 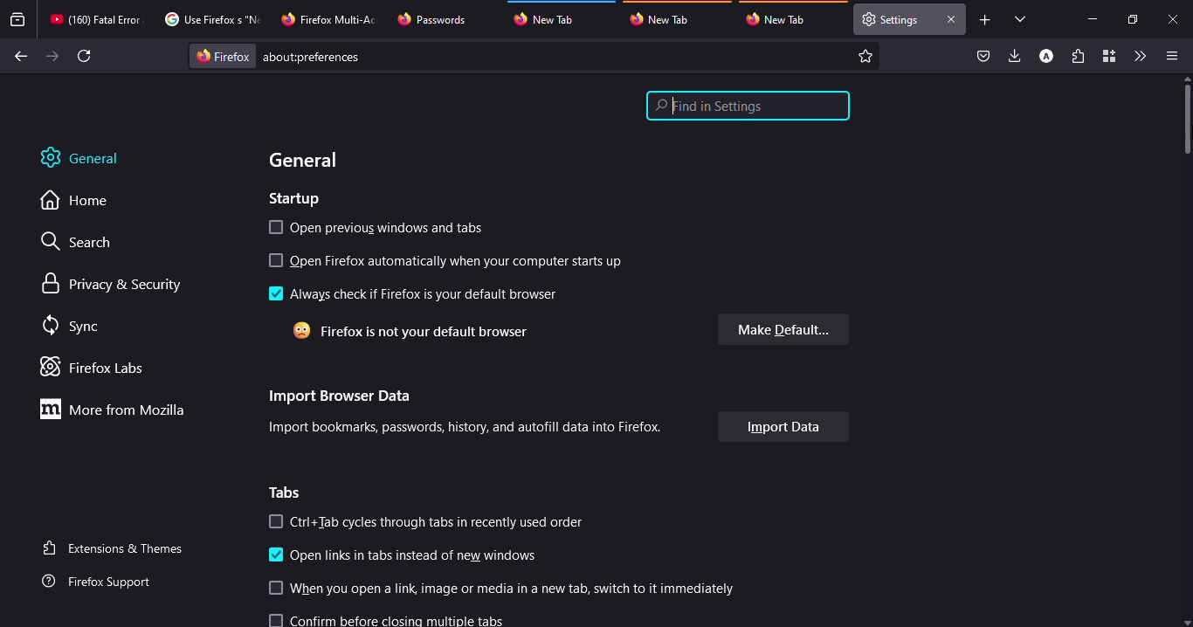 I want to click on select, so click(x=278, y=619).